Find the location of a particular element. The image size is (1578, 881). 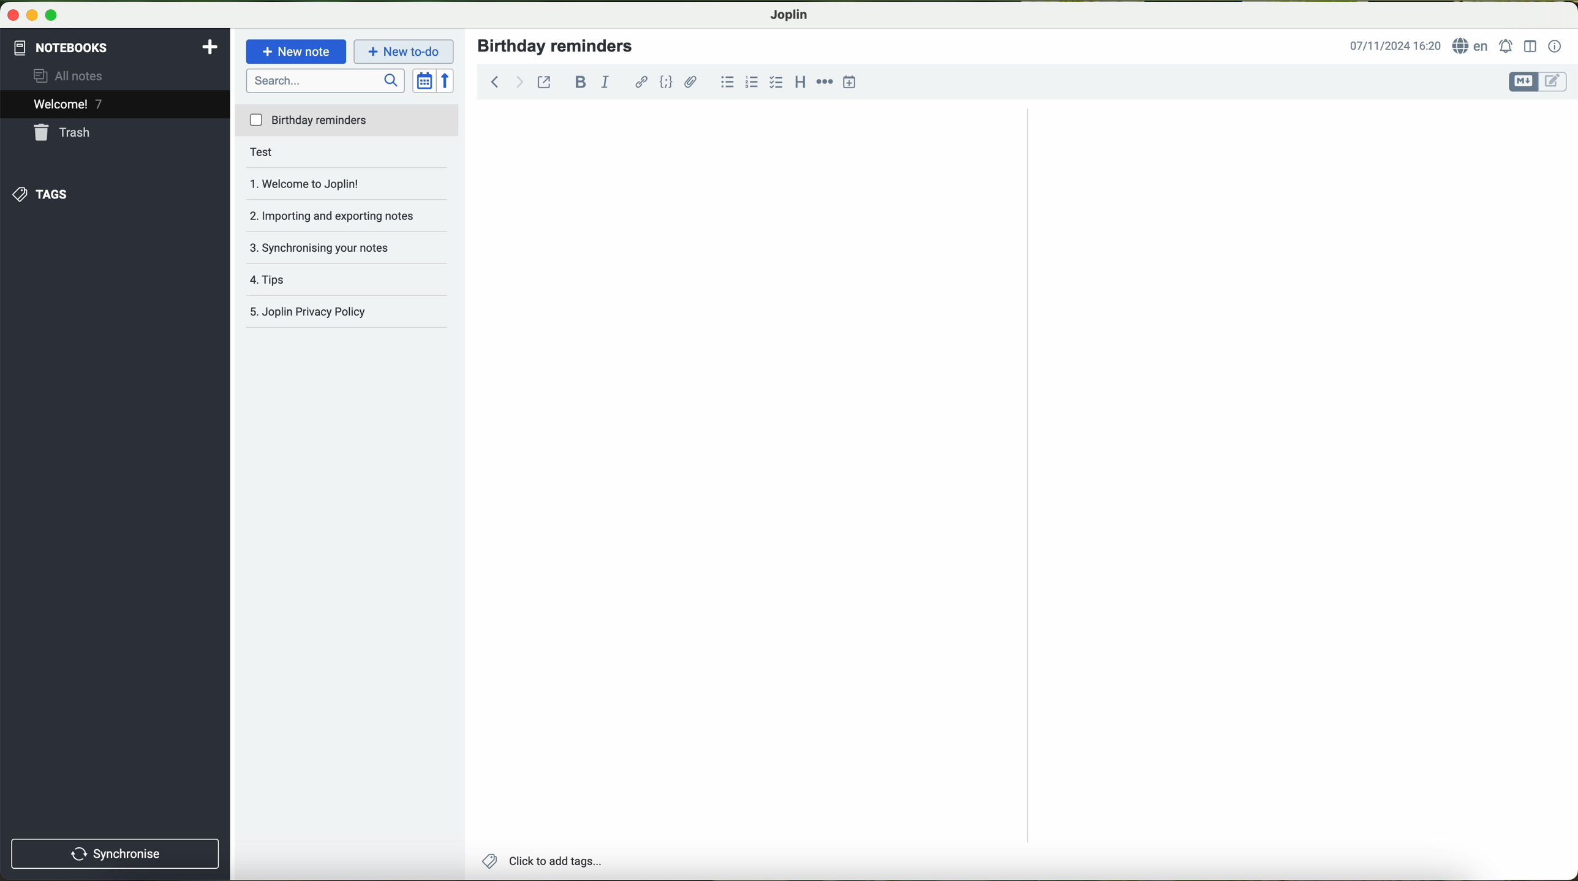

new to-do button is located at coordinates (404, 53).